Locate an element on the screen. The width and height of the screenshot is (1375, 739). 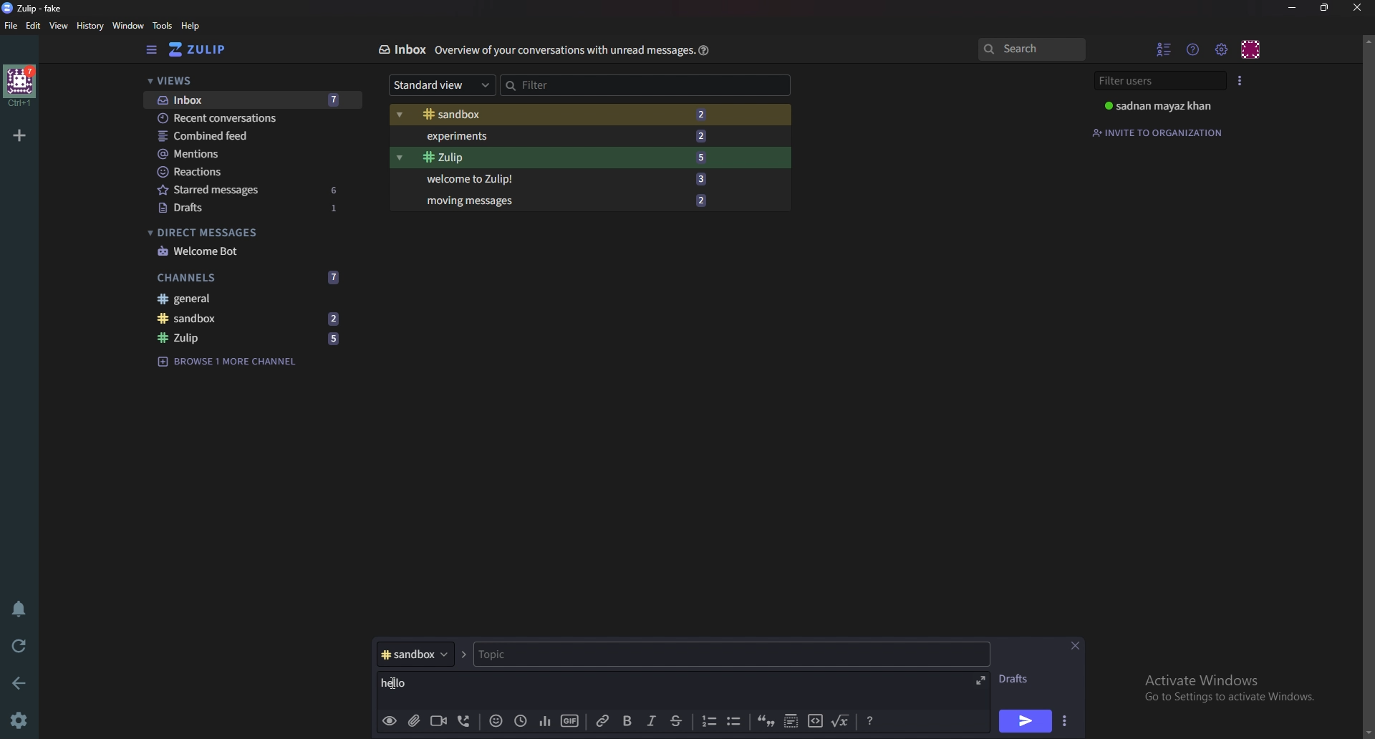
Help is located at coordinates (194, 26).